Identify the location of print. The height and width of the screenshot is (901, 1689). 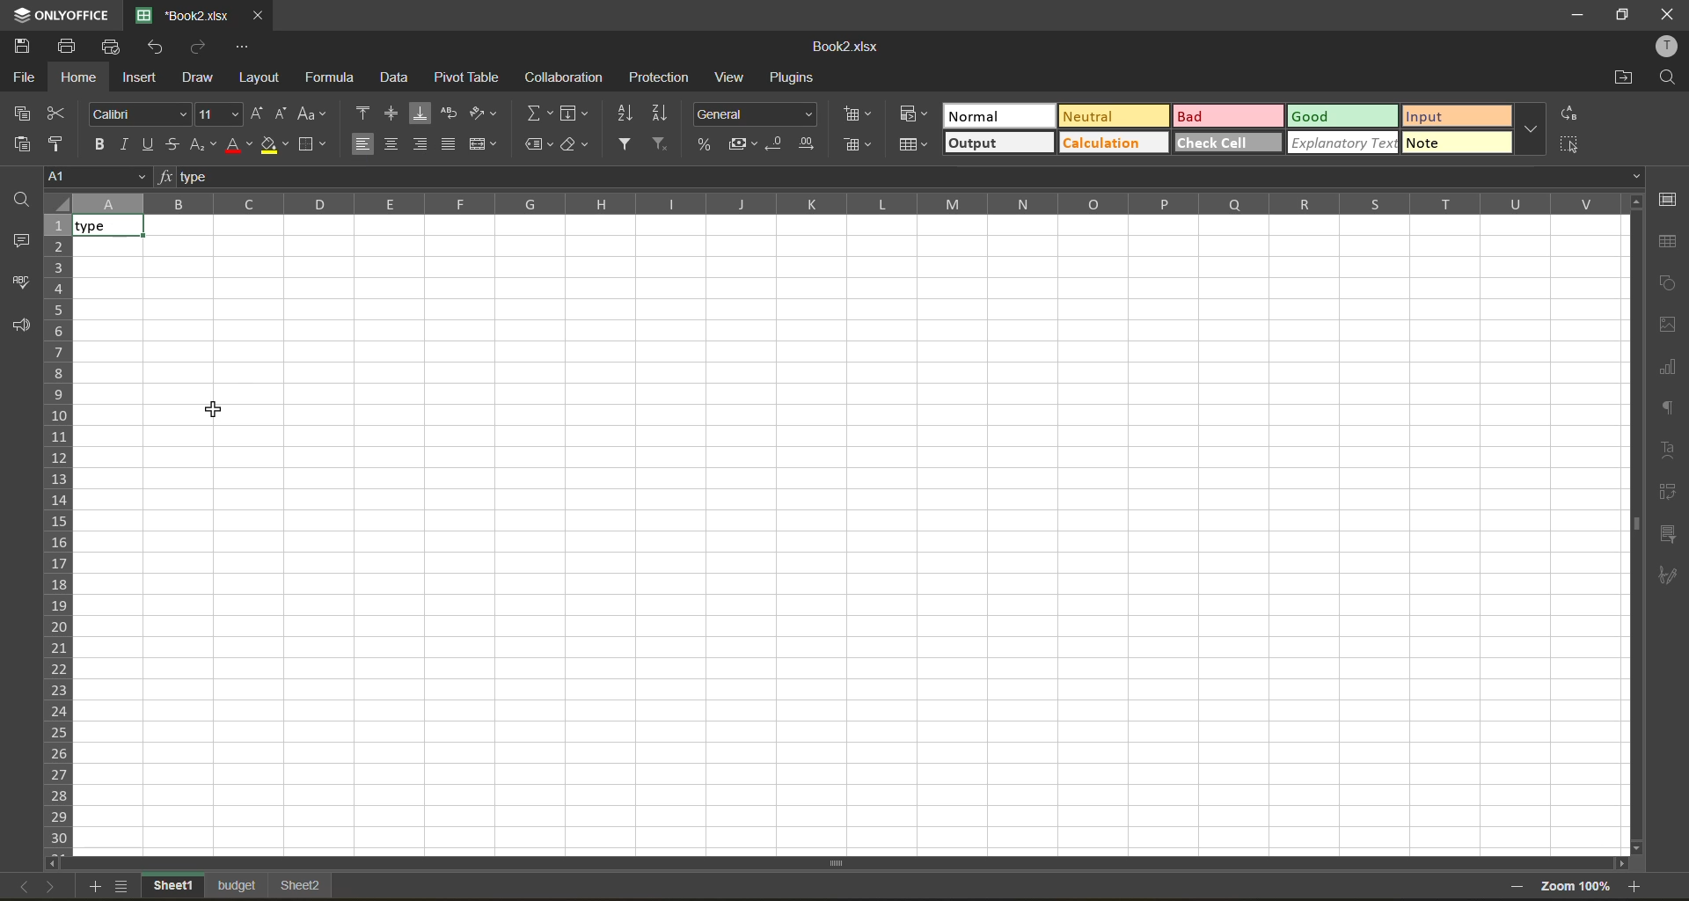
(66, 48).